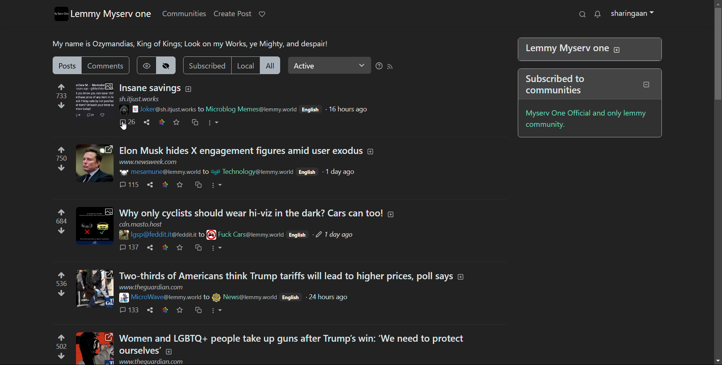 This screenshot has width=722, height=365. Describe the element at coordinates (95, 288) in the screenshot. I see `Thumbnail` at that location.